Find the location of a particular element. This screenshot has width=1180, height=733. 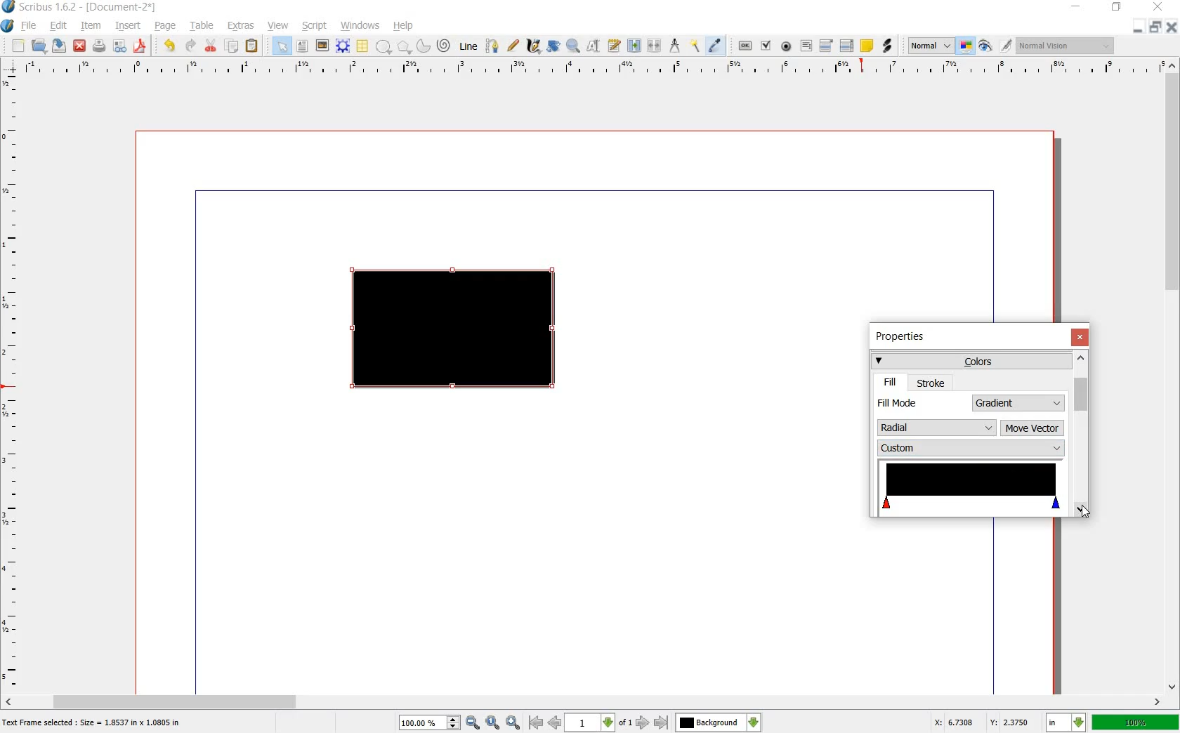

normal vision is located at coordinates (1068, 45).